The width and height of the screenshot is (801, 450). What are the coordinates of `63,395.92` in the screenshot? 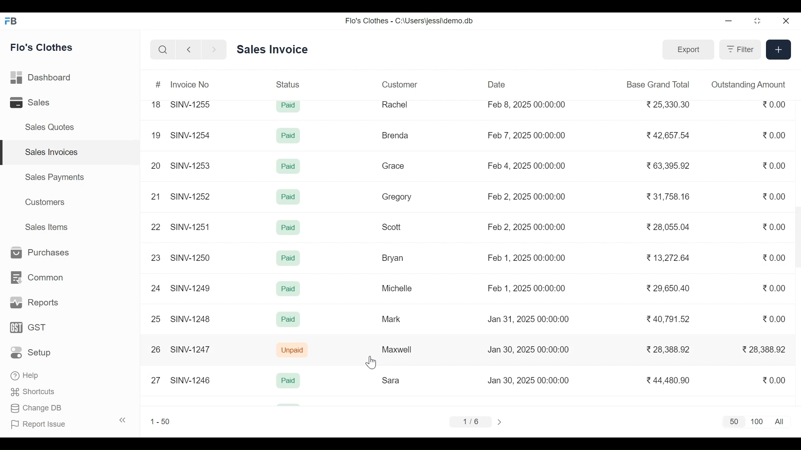 It's located at (670, 165).